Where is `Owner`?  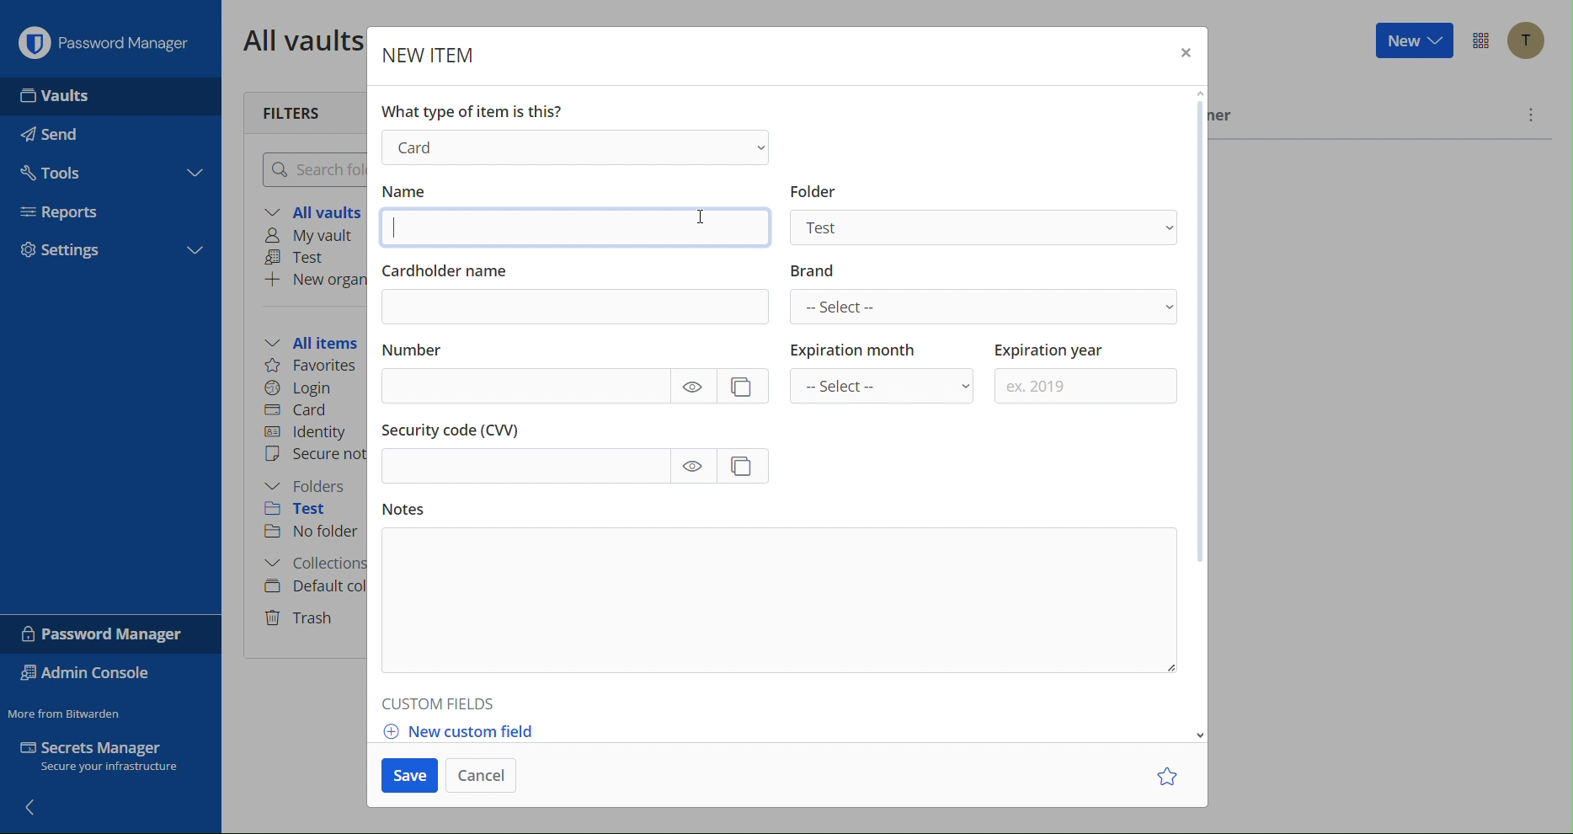 Owner is located at coordinates (1220, 115).